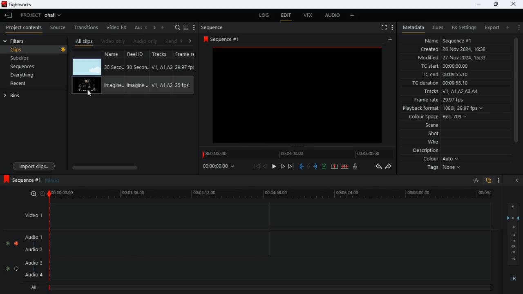 The image size is (523, 294). What do you see at coordinates (457, 50) in the screenshot?
I see `created` at bounding box center [457, 50].